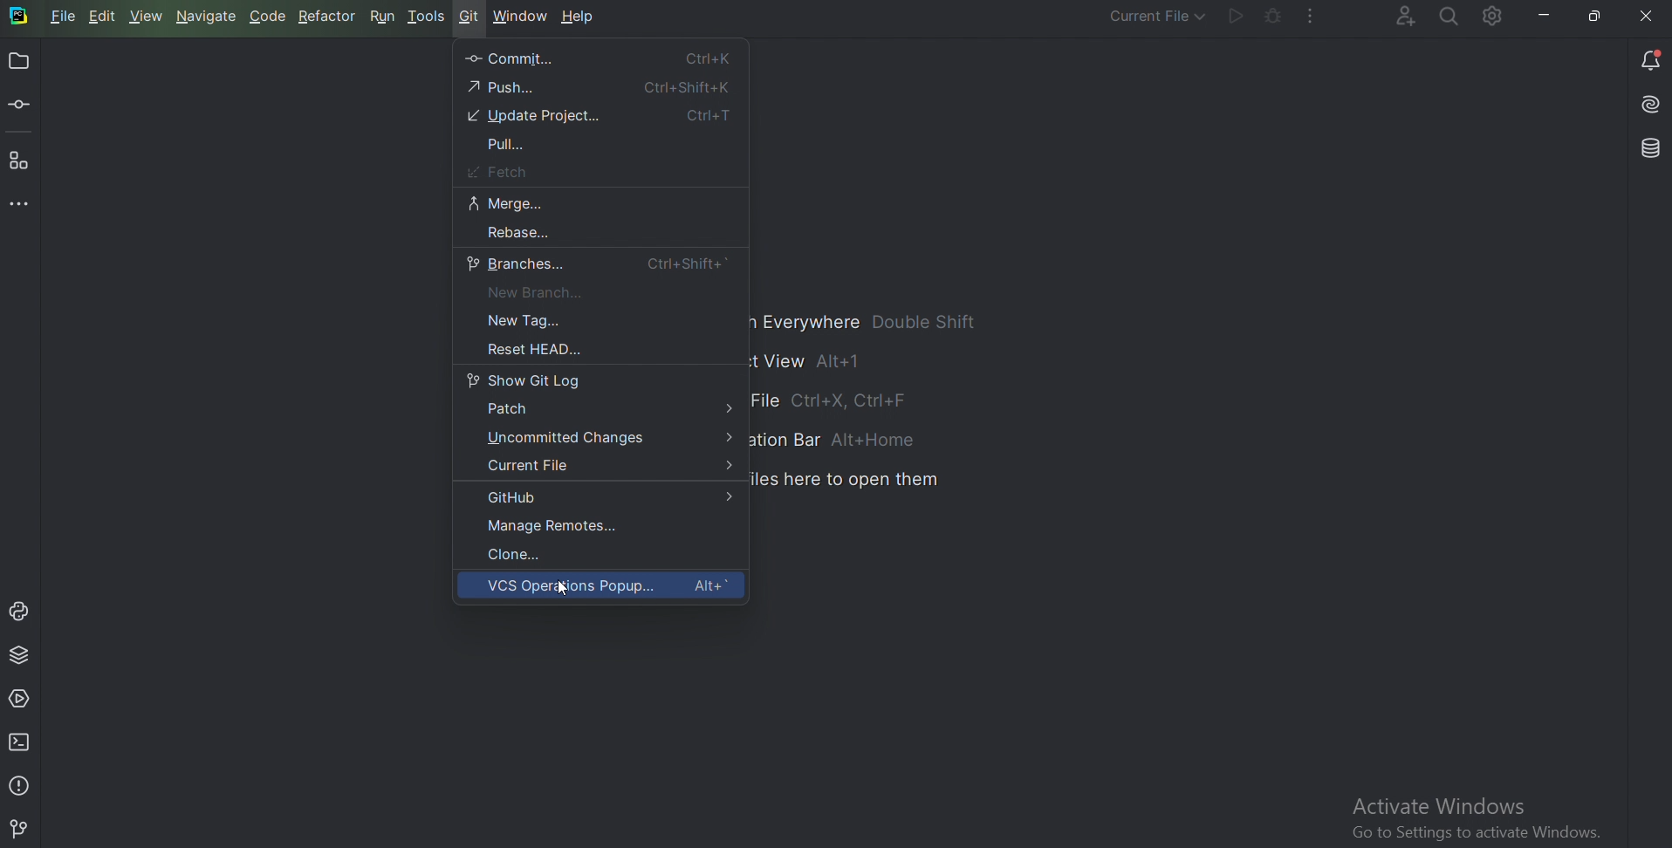 The height and width of the screenshot is (848, 1672). I want to click on Fetch, so click(493, 172).